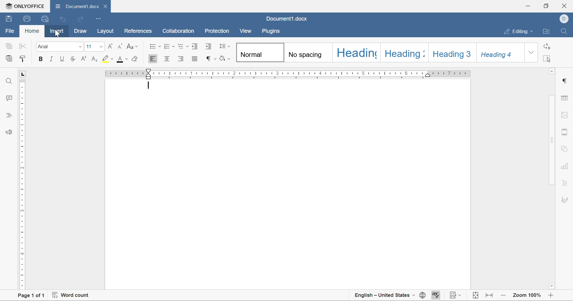  What do you see at coordinates (81, 6) in the screenshot?
I see `Document.docx` at bounding box center [81, 6].